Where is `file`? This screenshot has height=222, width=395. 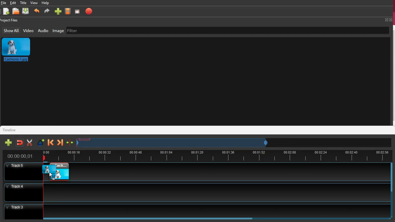
file is located at coordinates (4, 3).